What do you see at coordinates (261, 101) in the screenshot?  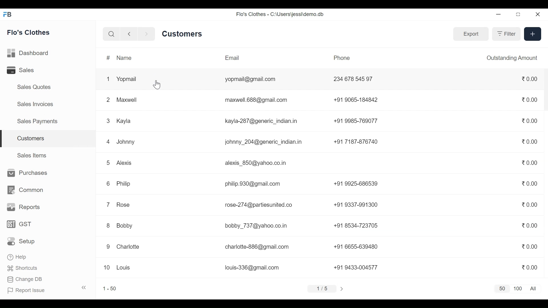 I see `maxwell.688@gmail.com` at bounding box center [261, 101].